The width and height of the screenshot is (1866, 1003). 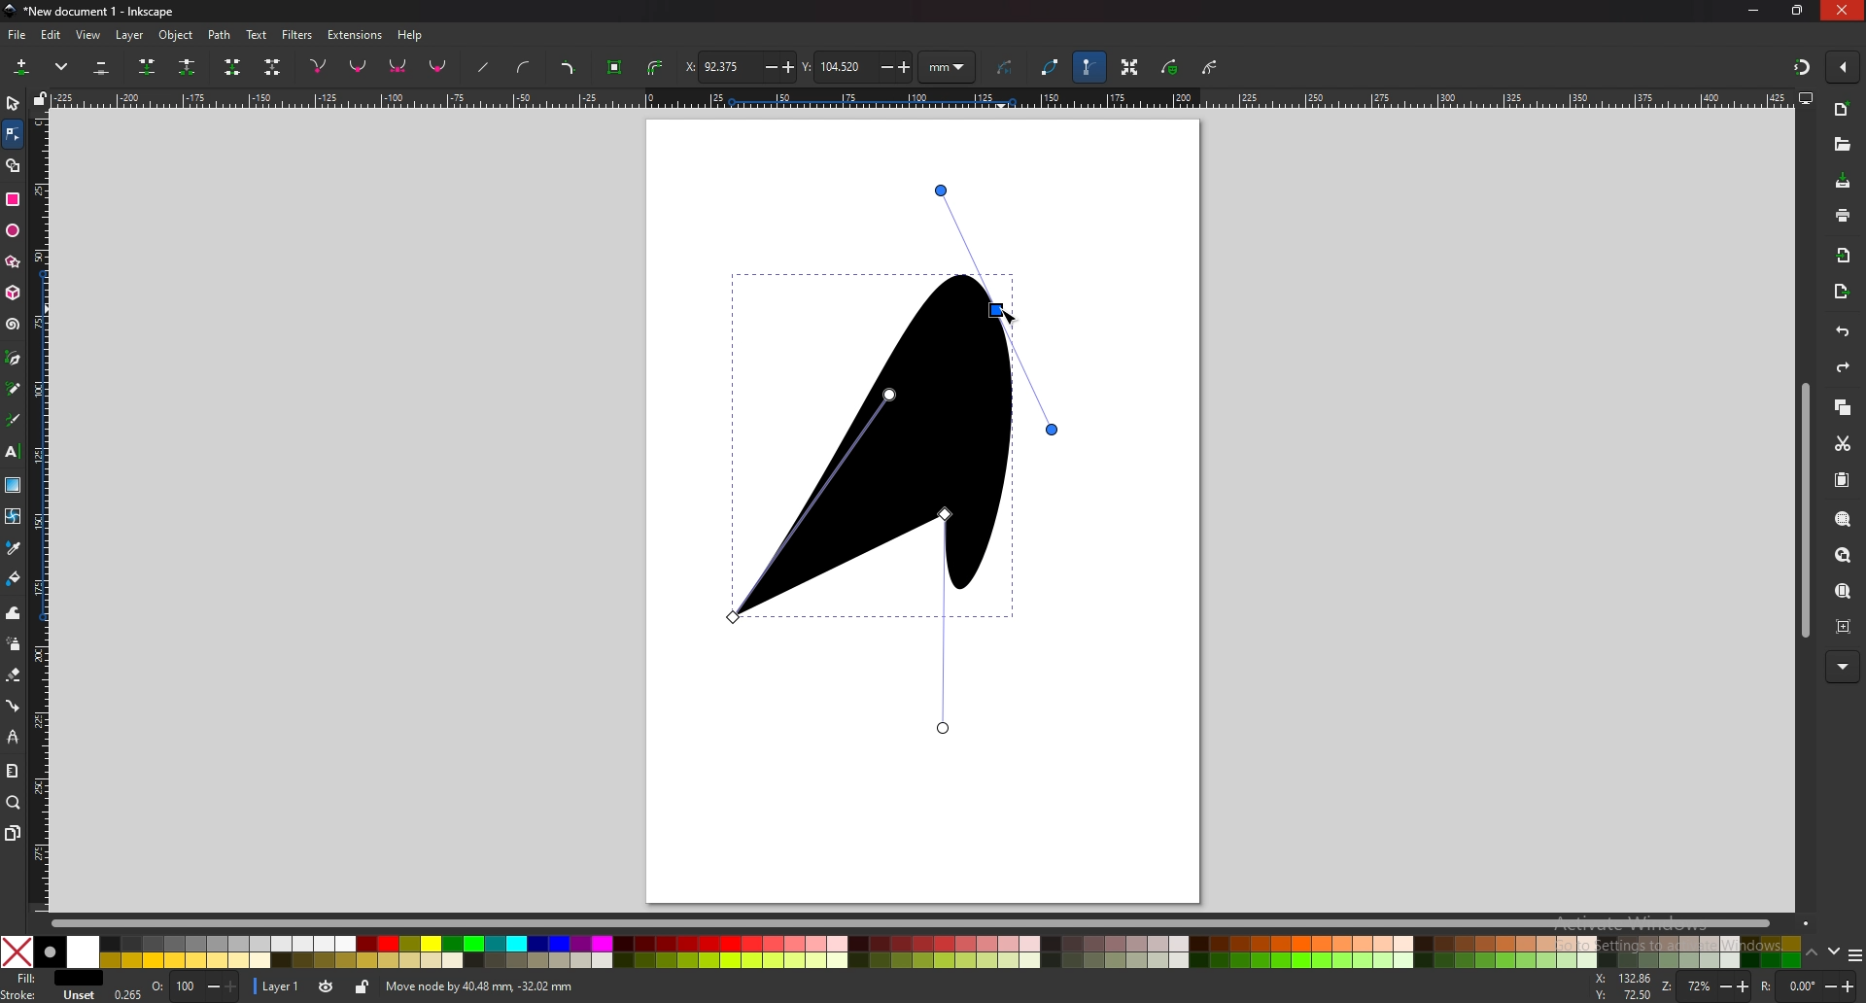 What do you see at coordinates (1843, 407) in the screenshot?
I see `copy` at bounding box center [1843, 407].